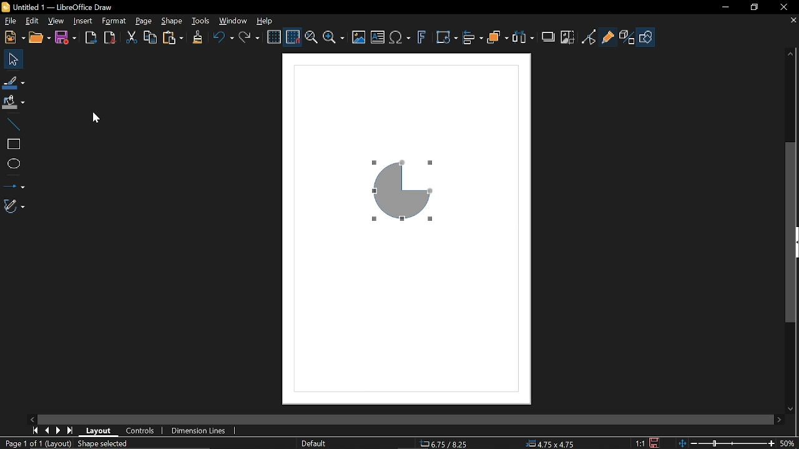 This screenshot has height=449, width=799. Describe the element at coordinates (49, 429) in the screenshot. I see `Previous page` at that location.